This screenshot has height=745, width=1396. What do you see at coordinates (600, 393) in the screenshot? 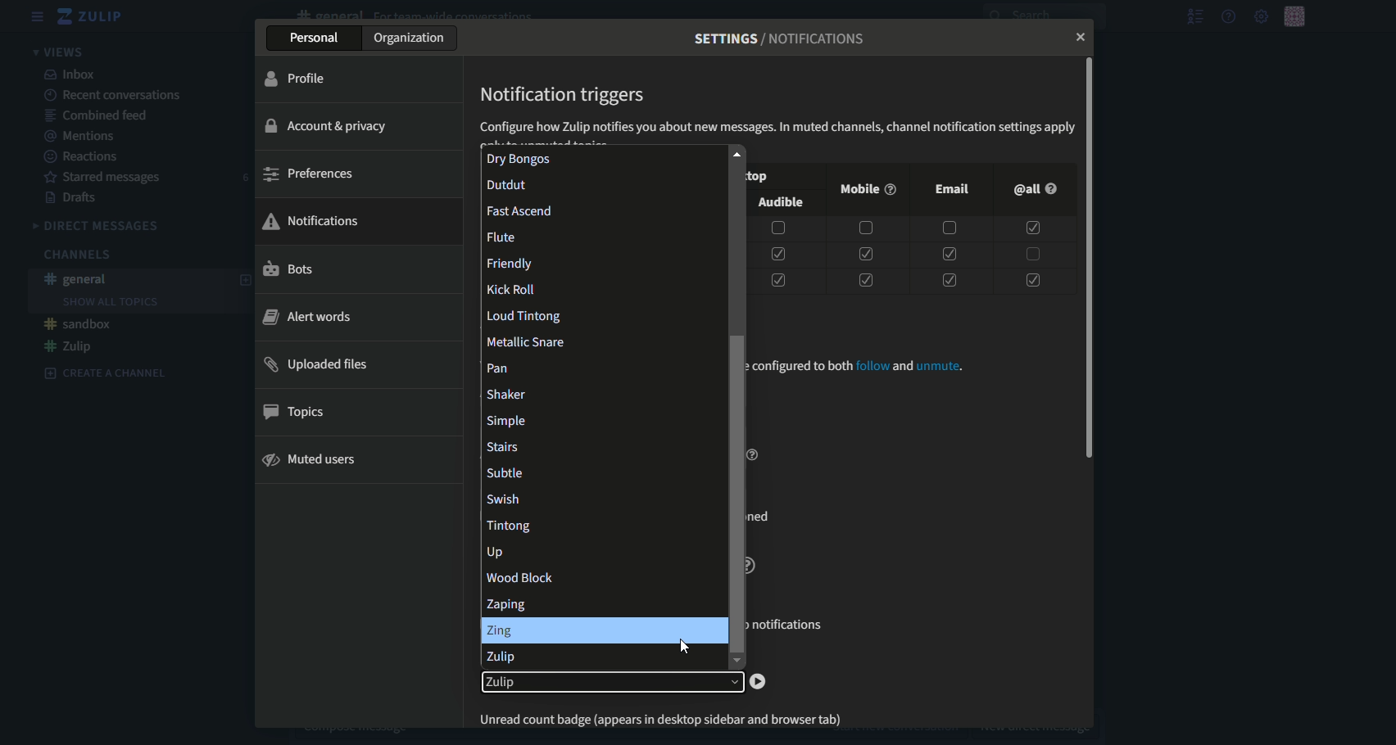
I see `shaker` at bounding box center [600, 393].